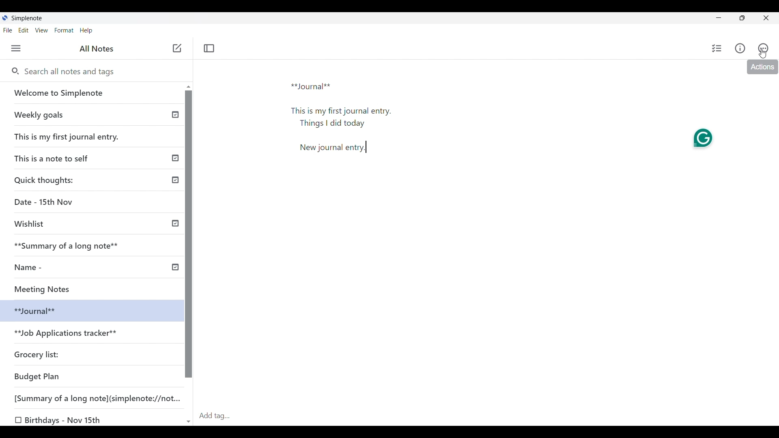  Describe the element at coordinates (90, 310) in the screenshot. I see `selected note` at that location.